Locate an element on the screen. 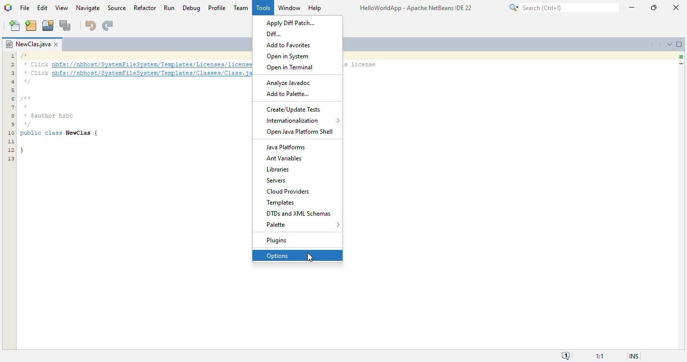 Image resolution: width=687 pixels, height=362 pixels. open in system is located at coordinates (288, 56).